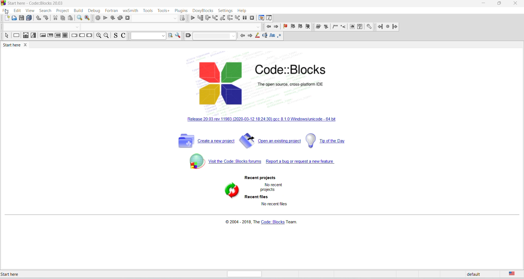 This screenshot has height=279, width=524. I want to click on step into, so click(214, 18).